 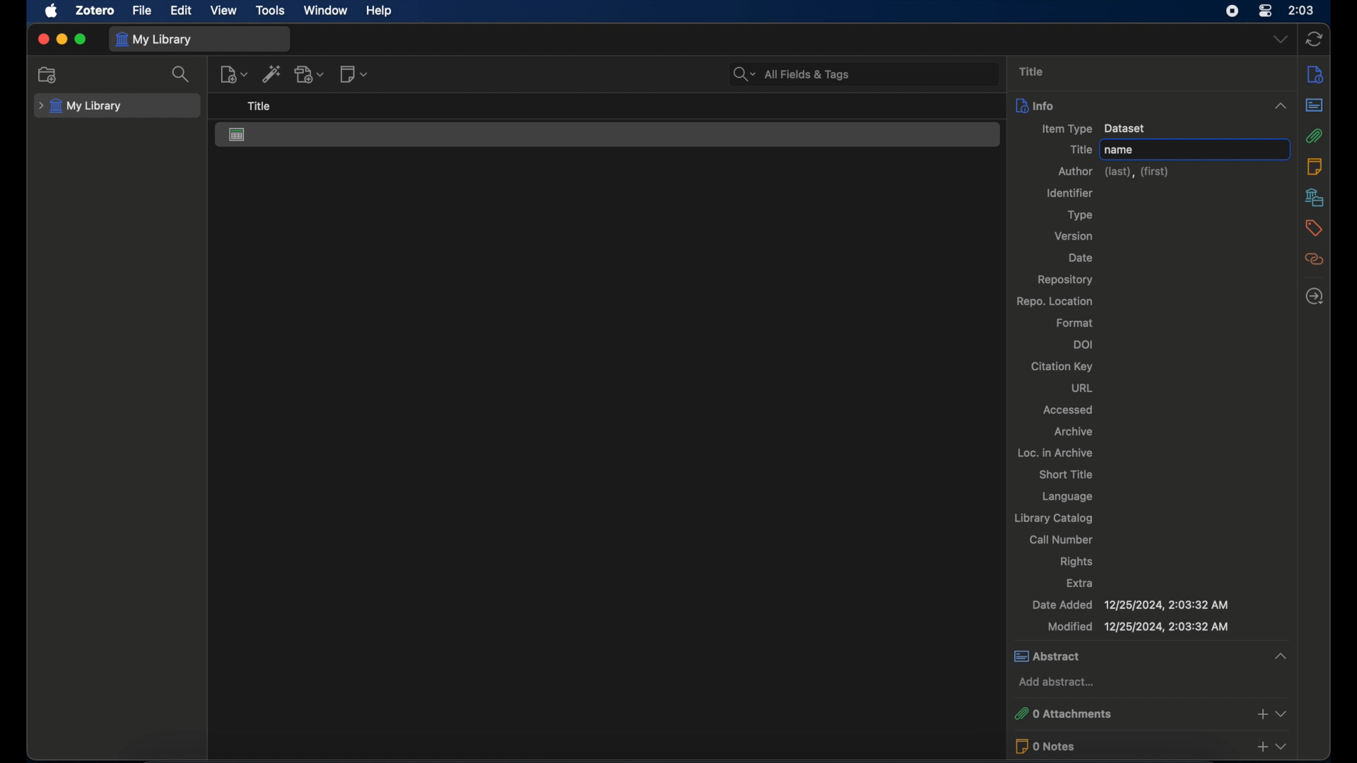 I want to click on help, so click(x=379, y=11).